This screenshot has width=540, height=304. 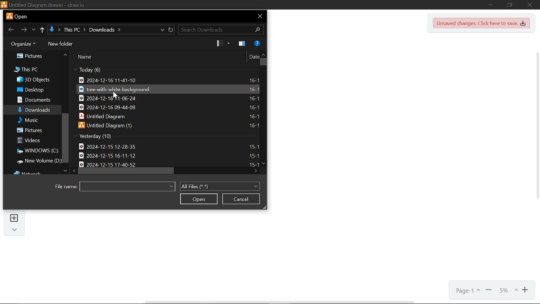 What do you see at coordinates (27, 70) in the screenshot?
I see `this pc` at bounding box center [27, 70].